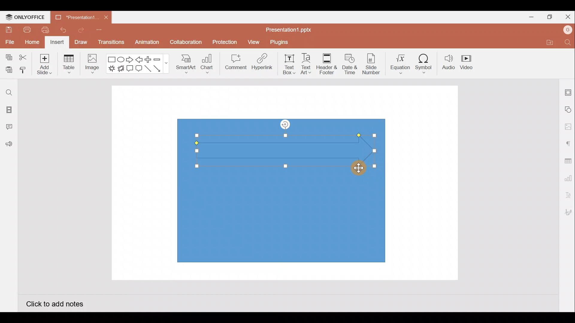 Image resolution: width=575 pixels, height=323 pixels. What do you see at coordinates (122, 60) in the screenshot?
I see `Ellipse` at bounding box center [122, 60].